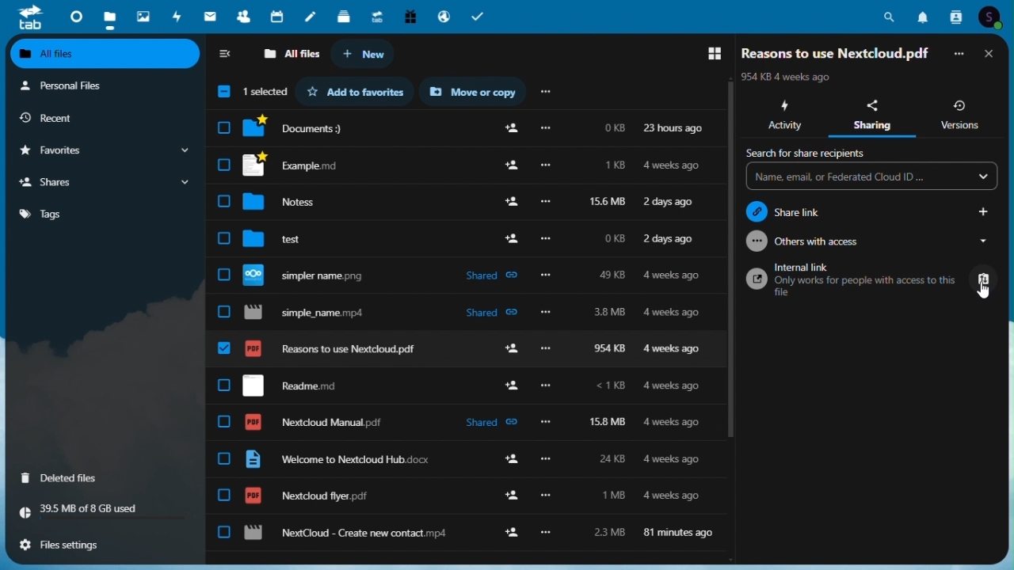 The image size is (1014, 570). What do you see at coordinates (292, 237) in the screenshot?
I see `test` at bounding box center [292, 237].